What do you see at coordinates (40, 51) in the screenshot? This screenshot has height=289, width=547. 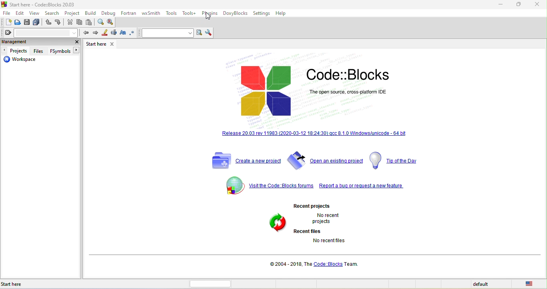 I see `files` at bounding box center [40, 51].